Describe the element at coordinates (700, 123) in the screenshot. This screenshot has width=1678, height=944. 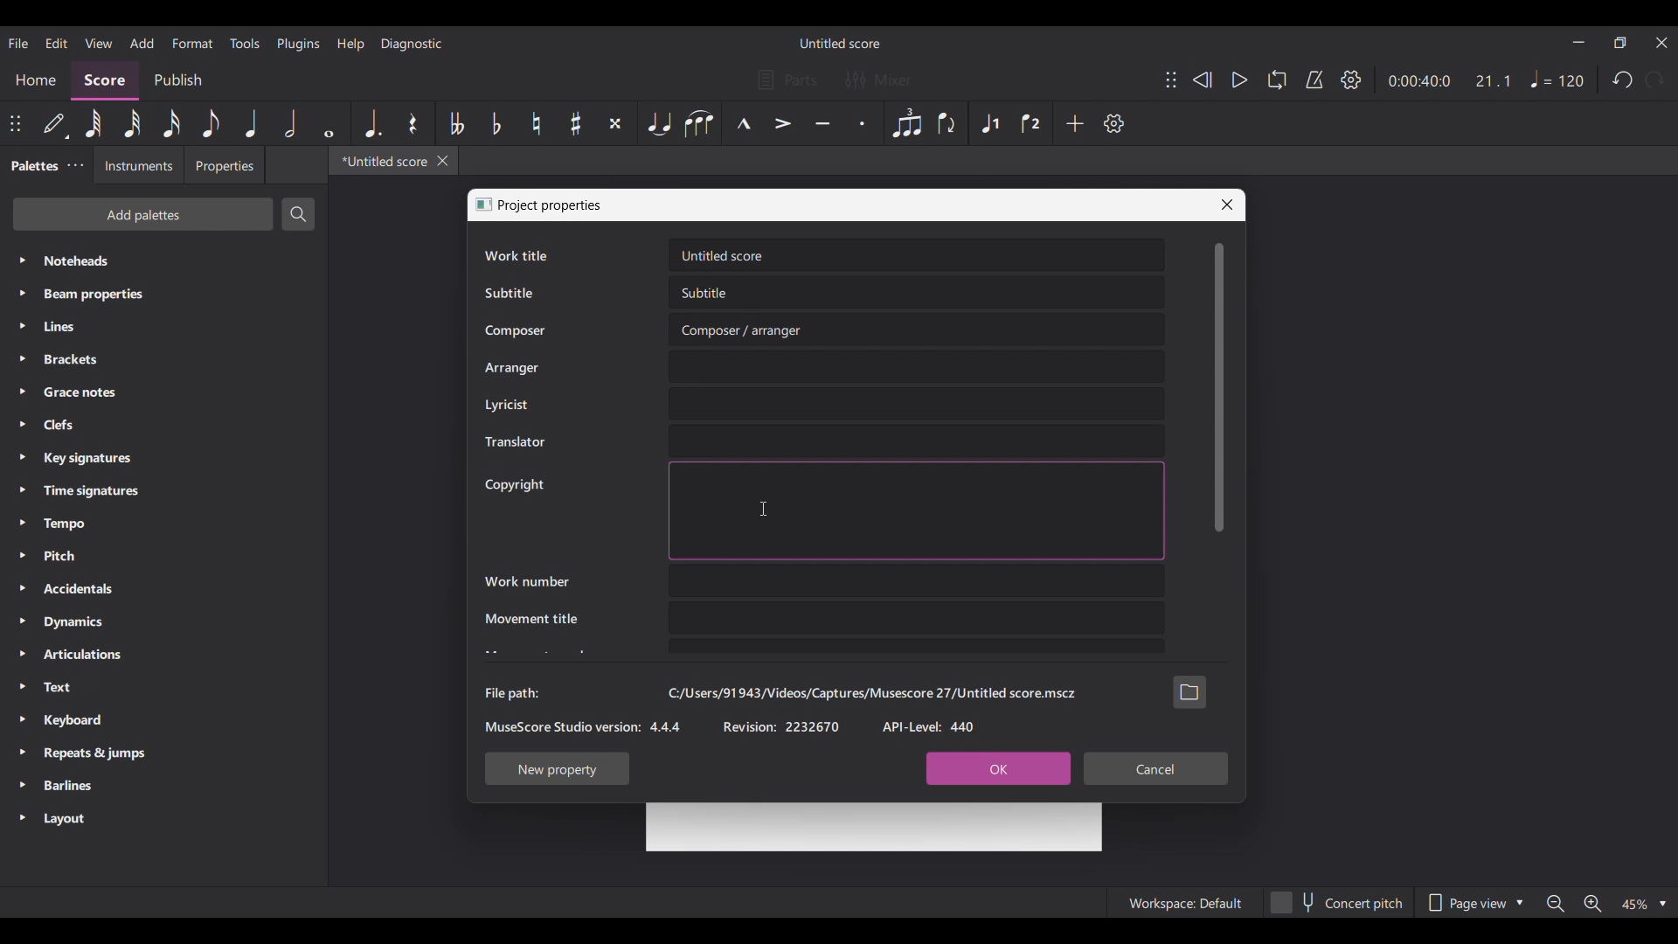
I see `Slur` at that location.